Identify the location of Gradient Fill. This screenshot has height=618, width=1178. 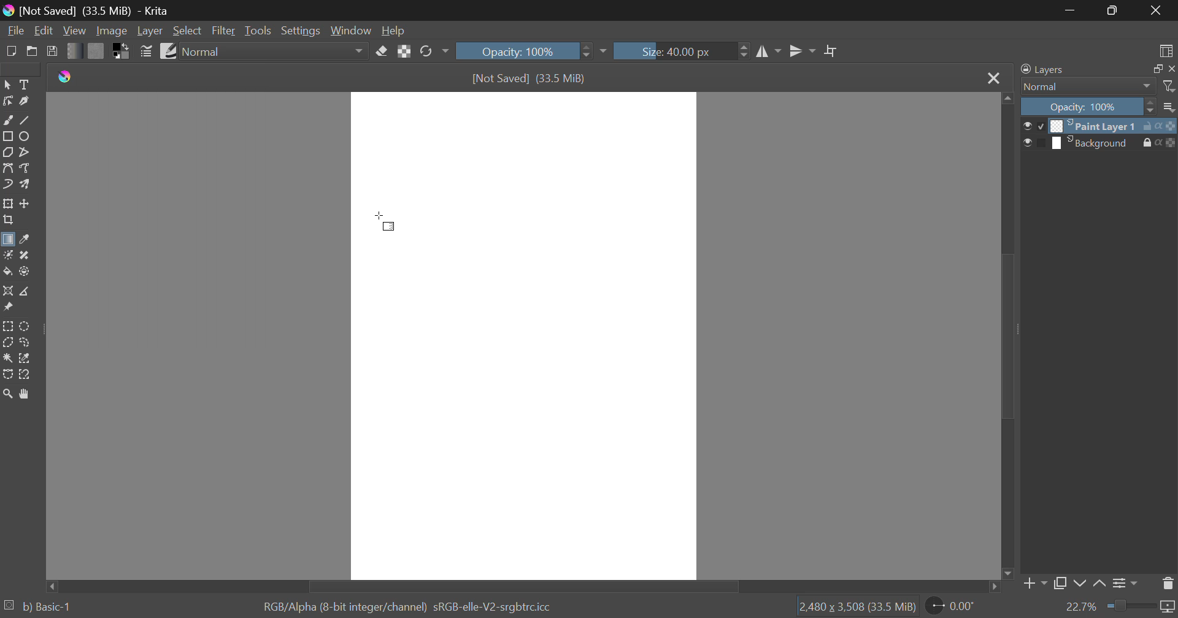
(7, 242).